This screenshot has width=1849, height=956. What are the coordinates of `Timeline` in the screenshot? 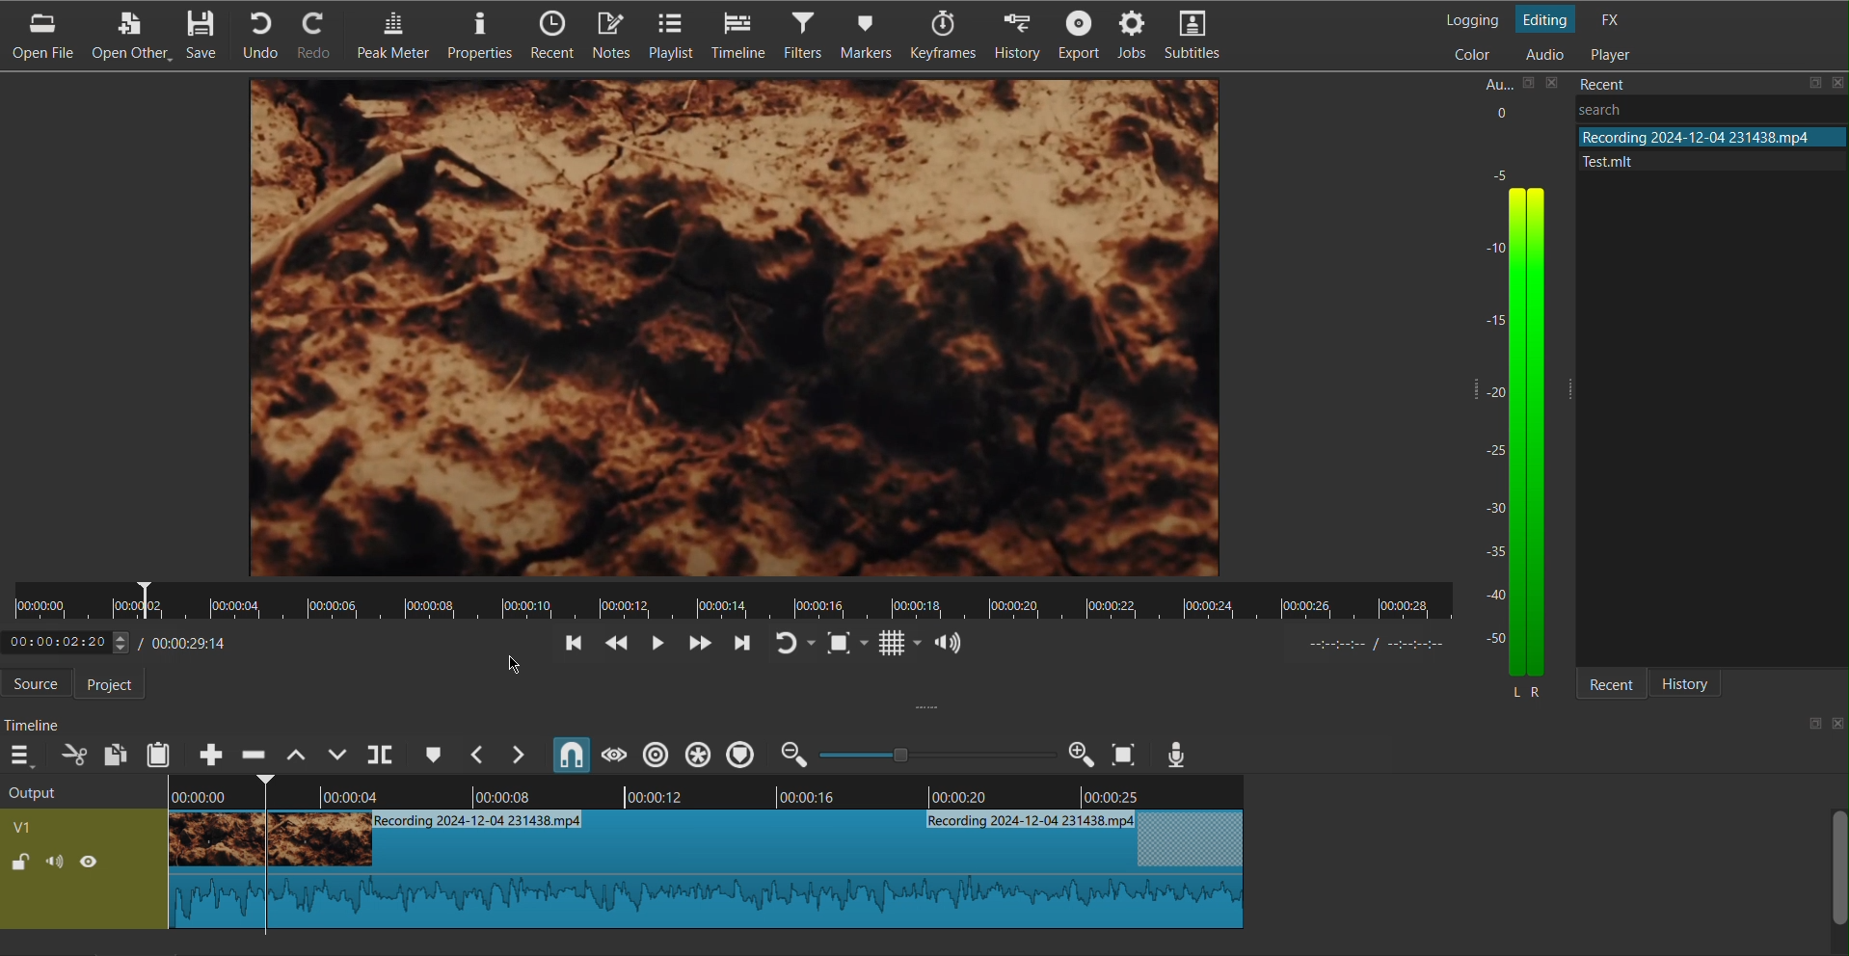 It's located at (738, 37).